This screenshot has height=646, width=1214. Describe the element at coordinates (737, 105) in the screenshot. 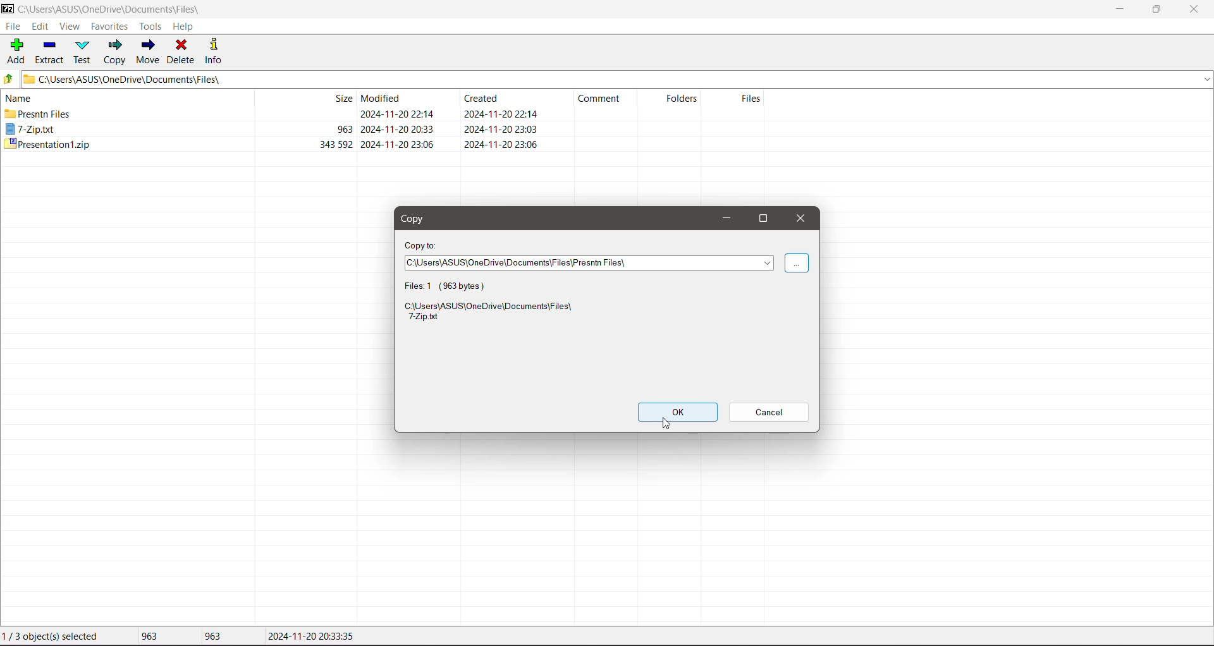

I see `Files` at that location.